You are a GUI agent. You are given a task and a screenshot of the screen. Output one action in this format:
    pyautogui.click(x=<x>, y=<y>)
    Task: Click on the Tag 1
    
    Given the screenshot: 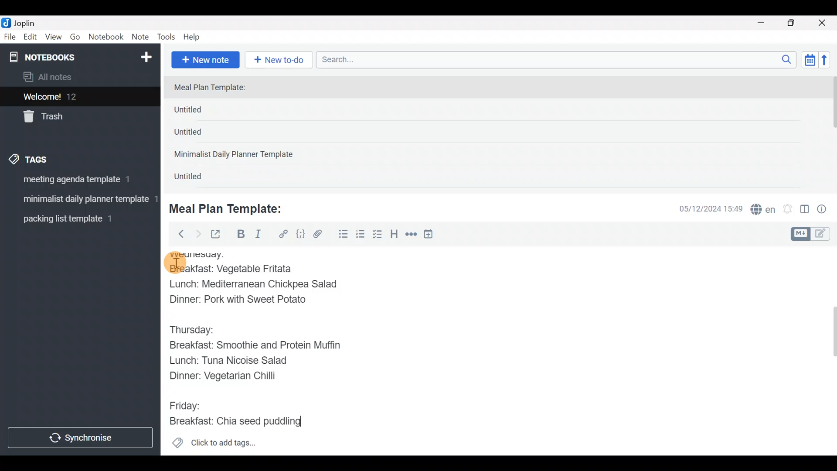 What is the action you would take?
    pyautogui.click(x=78, y=182)
    